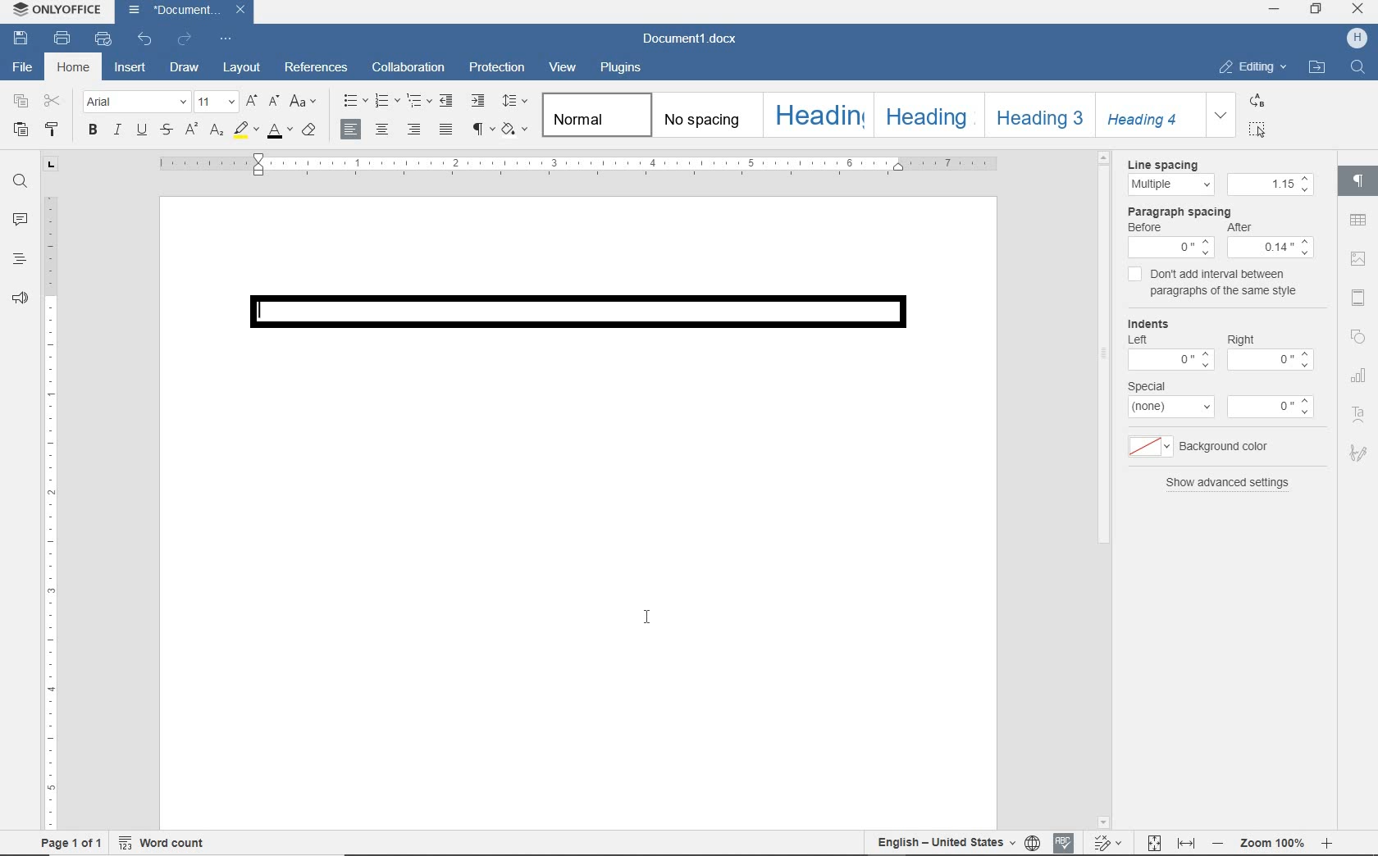 The image size is (1378, 856). What do you see at coordinates (214, 131) in the screenshot?
I see `subscript` at bounding box center [214, 131].